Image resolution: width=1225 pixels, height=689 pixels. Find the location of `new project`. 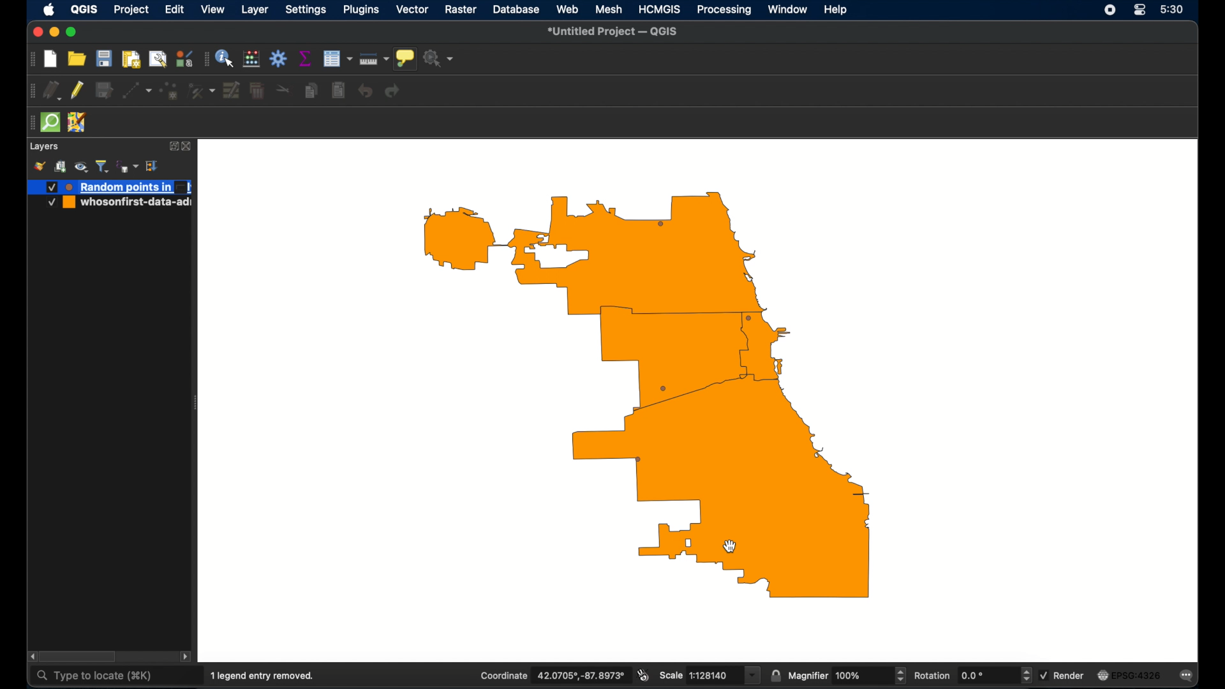

new project is located at coordinates (50, 59).